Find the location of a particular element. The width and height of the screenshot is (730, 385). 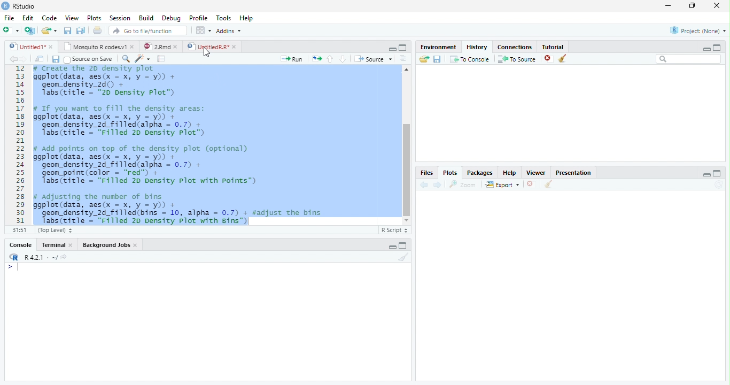

minimize is located at coordinates (393, 49).